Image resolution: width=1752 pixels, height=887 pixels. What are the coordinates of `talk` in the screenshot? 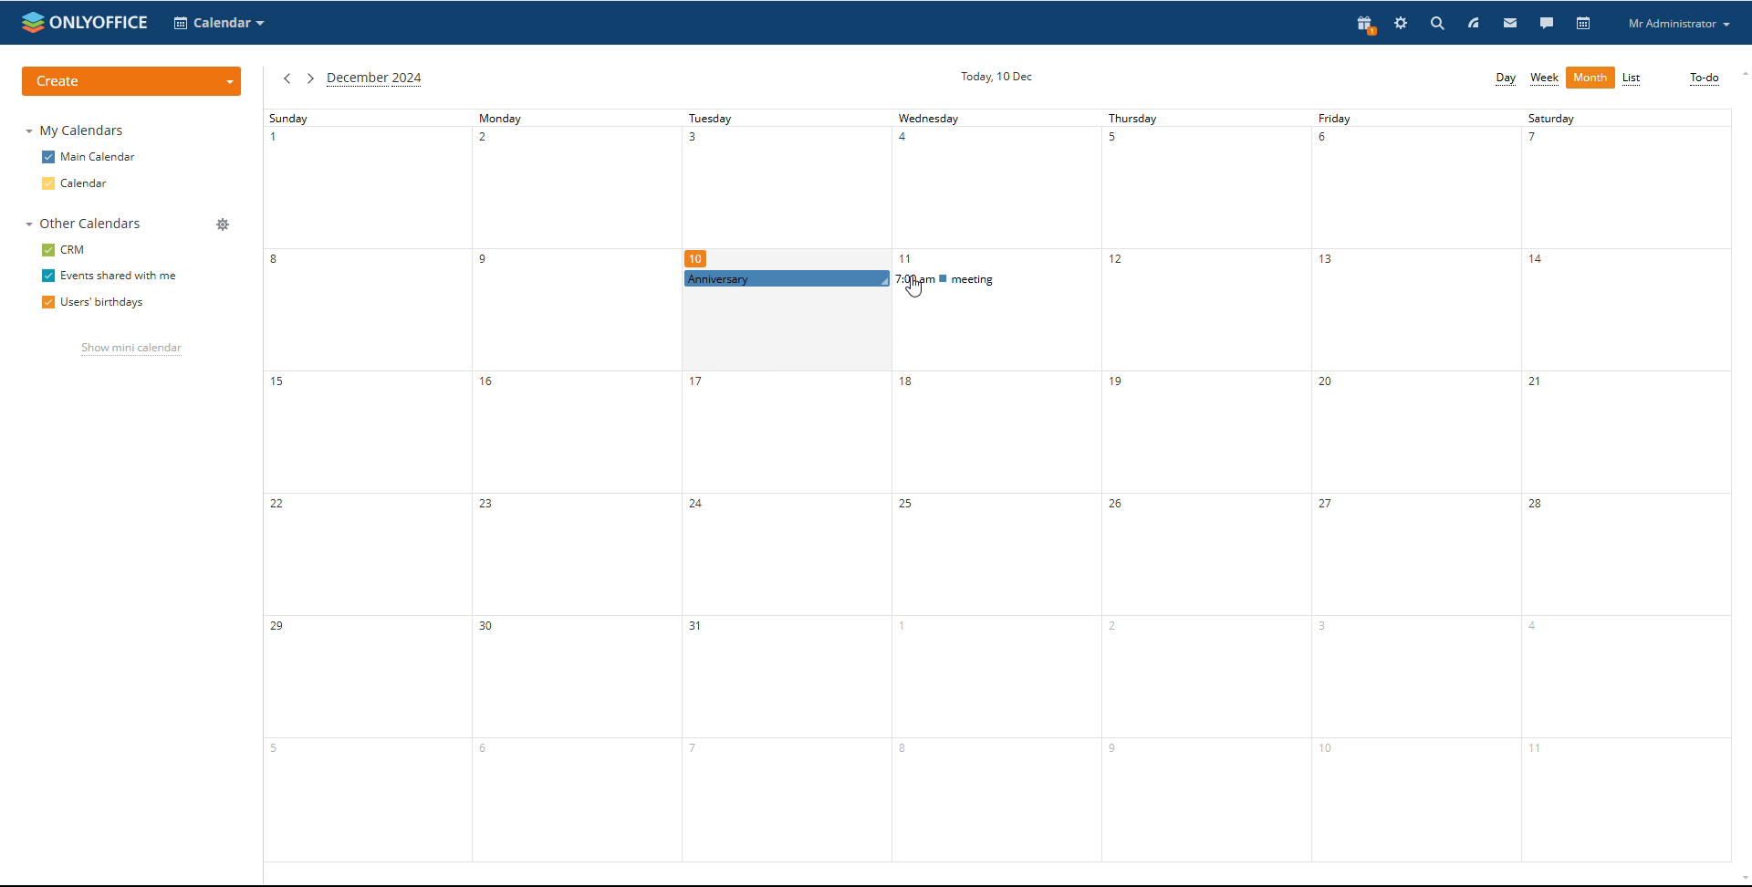 It's located at (1547, 24).